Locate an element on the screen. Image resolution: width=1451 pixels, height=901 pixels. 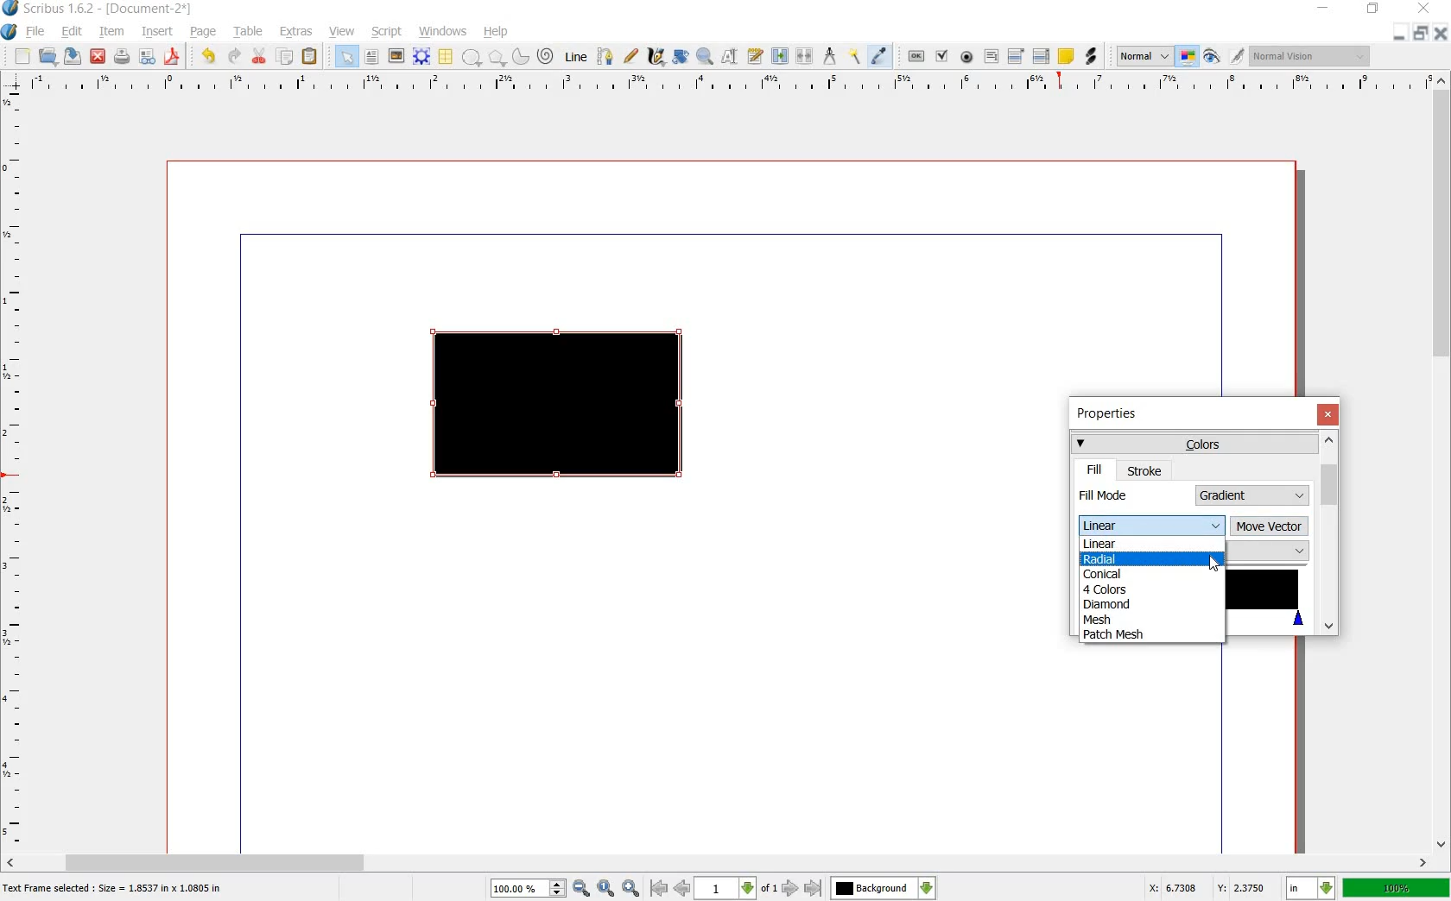
page is located at coordinates (204, 33).